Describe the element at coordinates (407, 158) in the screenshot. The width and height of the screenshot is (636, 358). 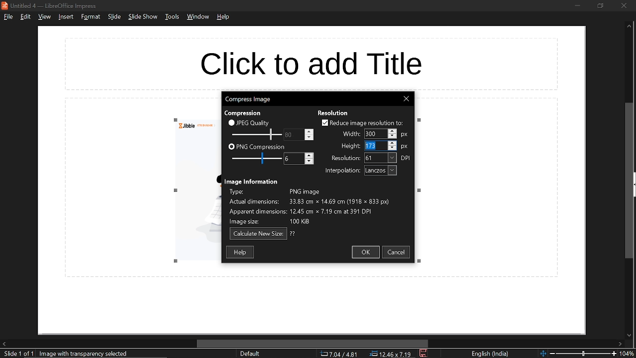
I see `dpi` at that location.